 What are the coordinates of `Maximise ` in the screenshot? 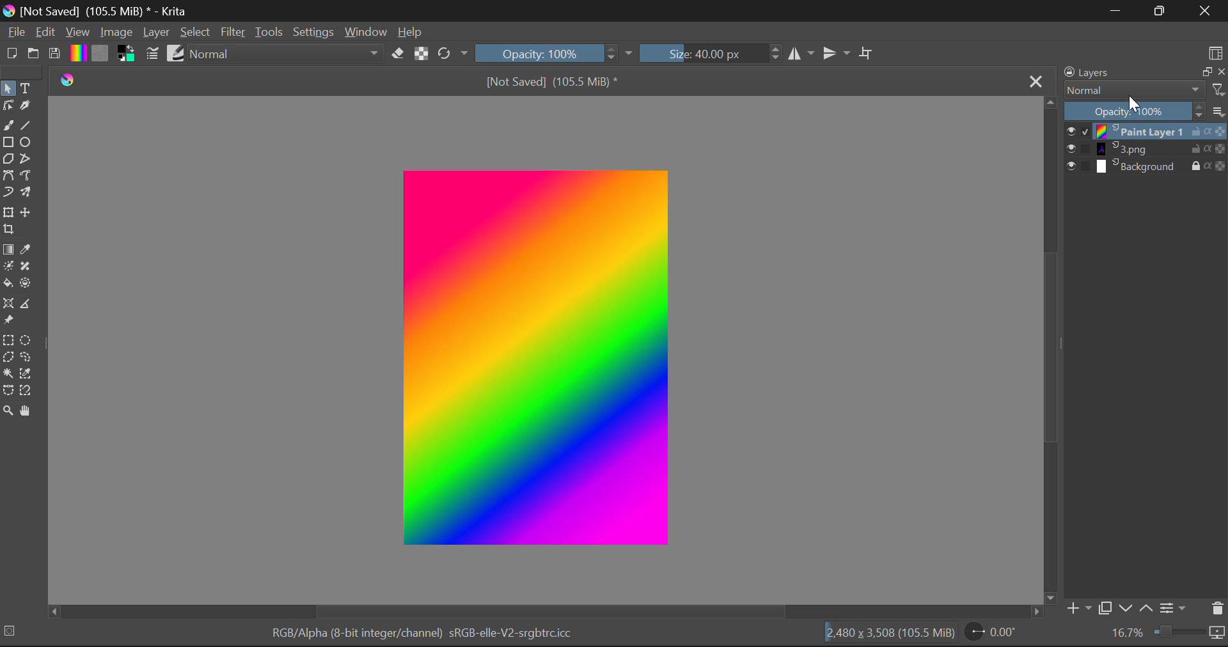 It's located at (1160, 11).